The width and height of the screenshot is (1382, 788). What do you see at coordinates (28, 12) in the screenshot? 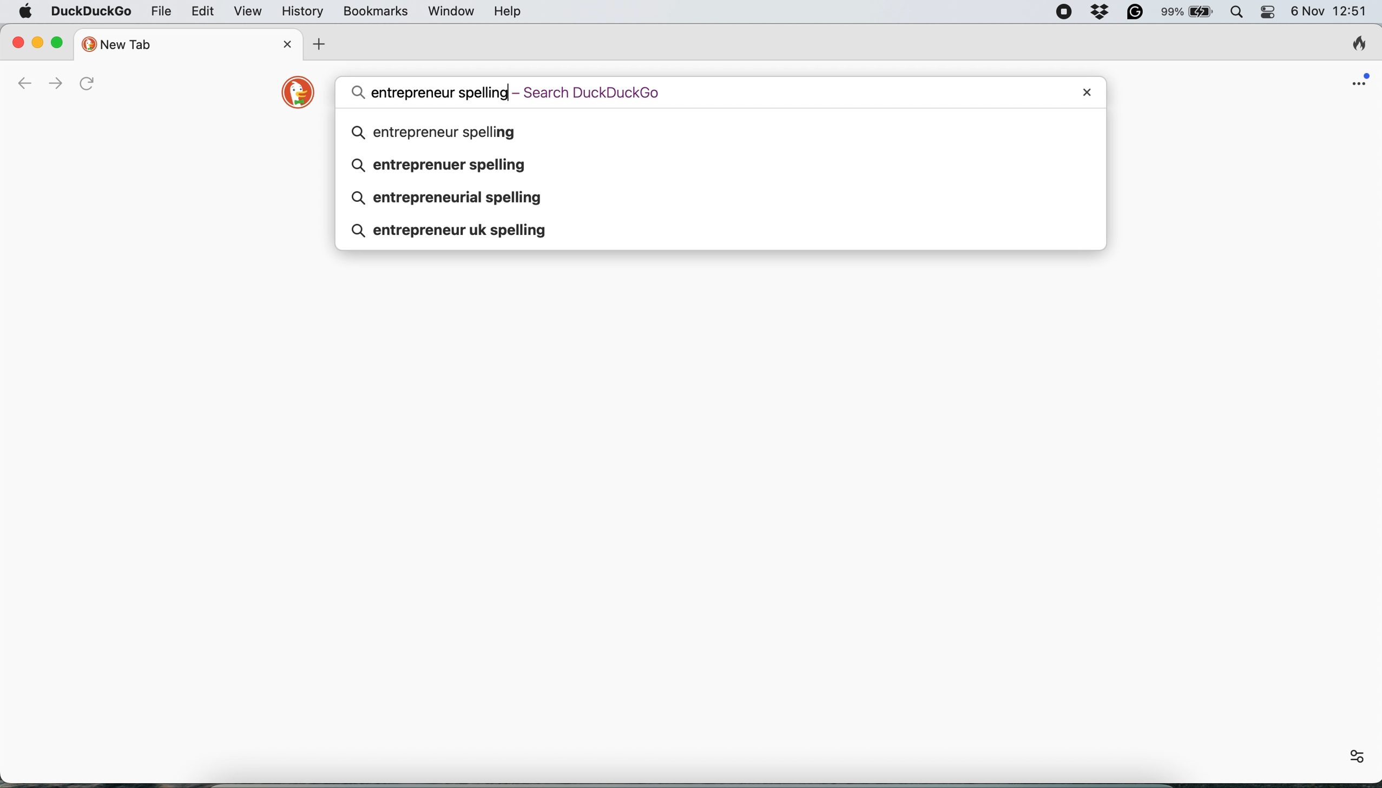
I see `system logo` at bounding box center [28, 12].